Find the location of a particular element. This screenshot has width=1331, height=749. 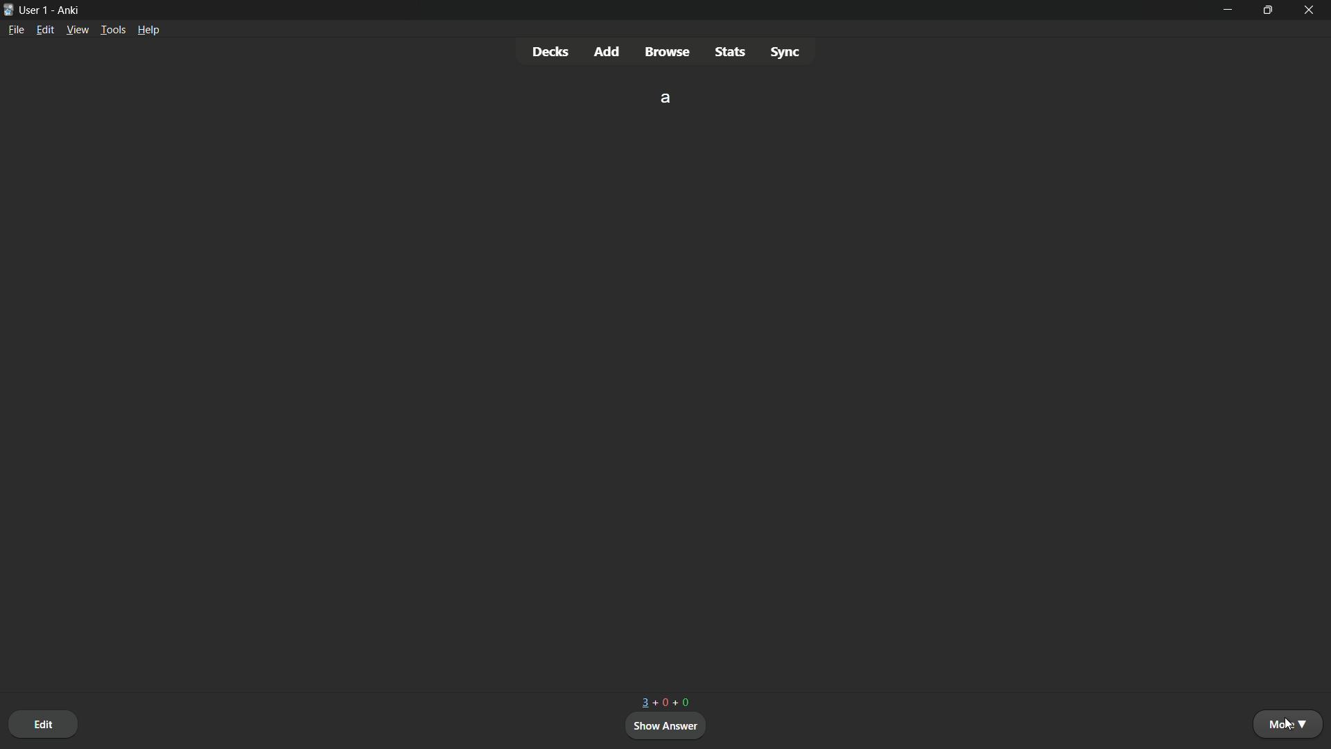

user 1 is located at coordinates (35, 10).